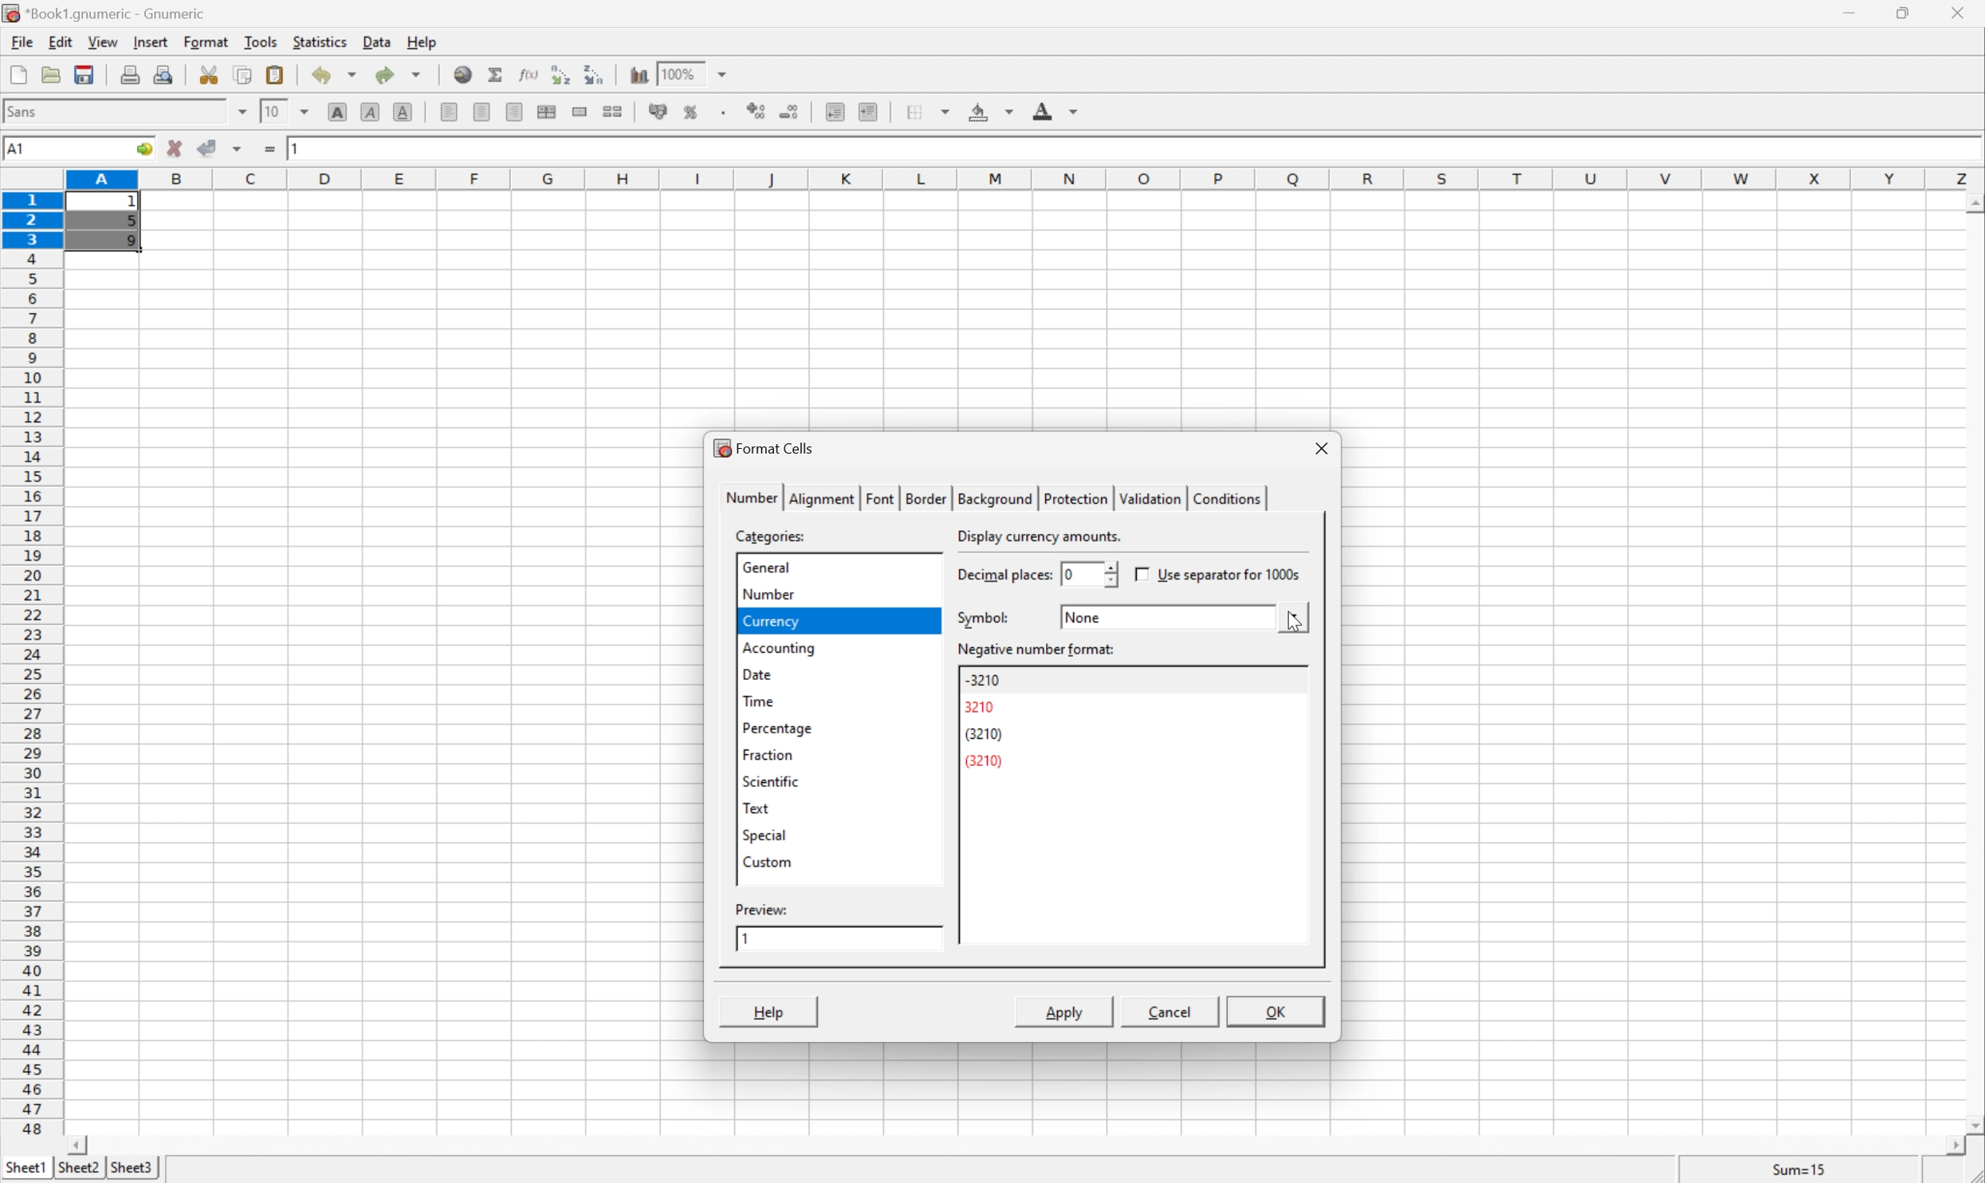 This screenshot has height=1183, width=1985. What do you see at coordinates (149, 40) in the screenshot?
I see `insert` at bounding box center [149, 40].